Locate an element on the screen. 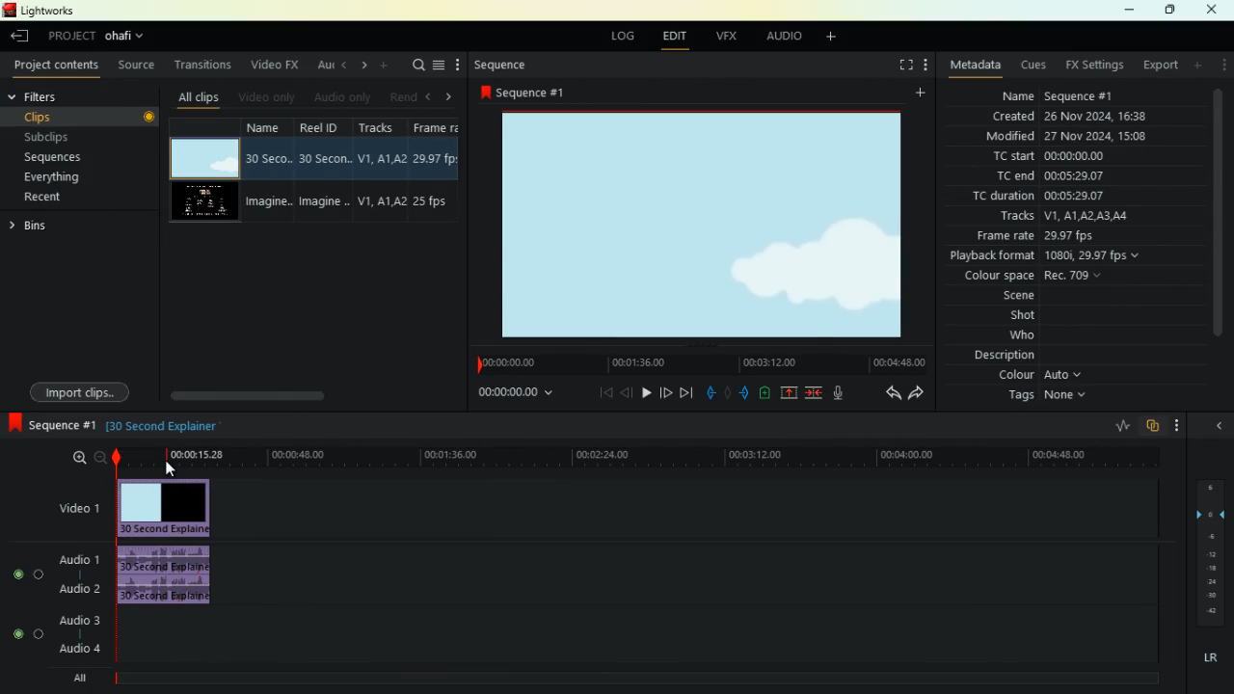  26 Nov 2024 16:38 is located at coordinates (1100, 117).